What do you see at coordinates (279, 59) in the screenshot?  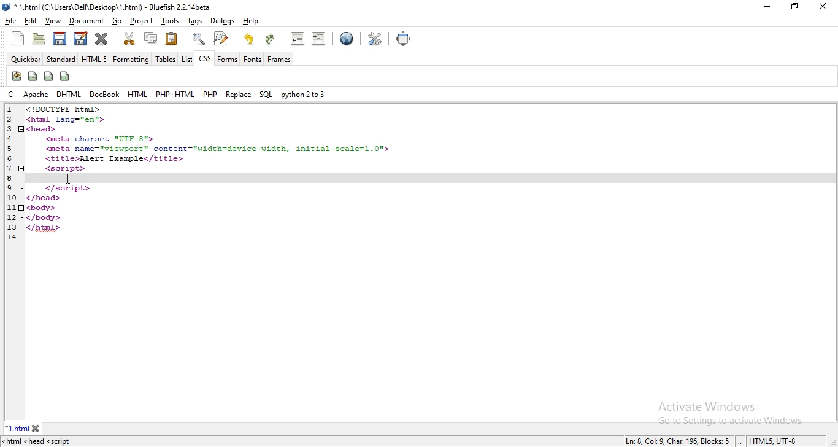 I see `frames` at bounding box center [279, 59].